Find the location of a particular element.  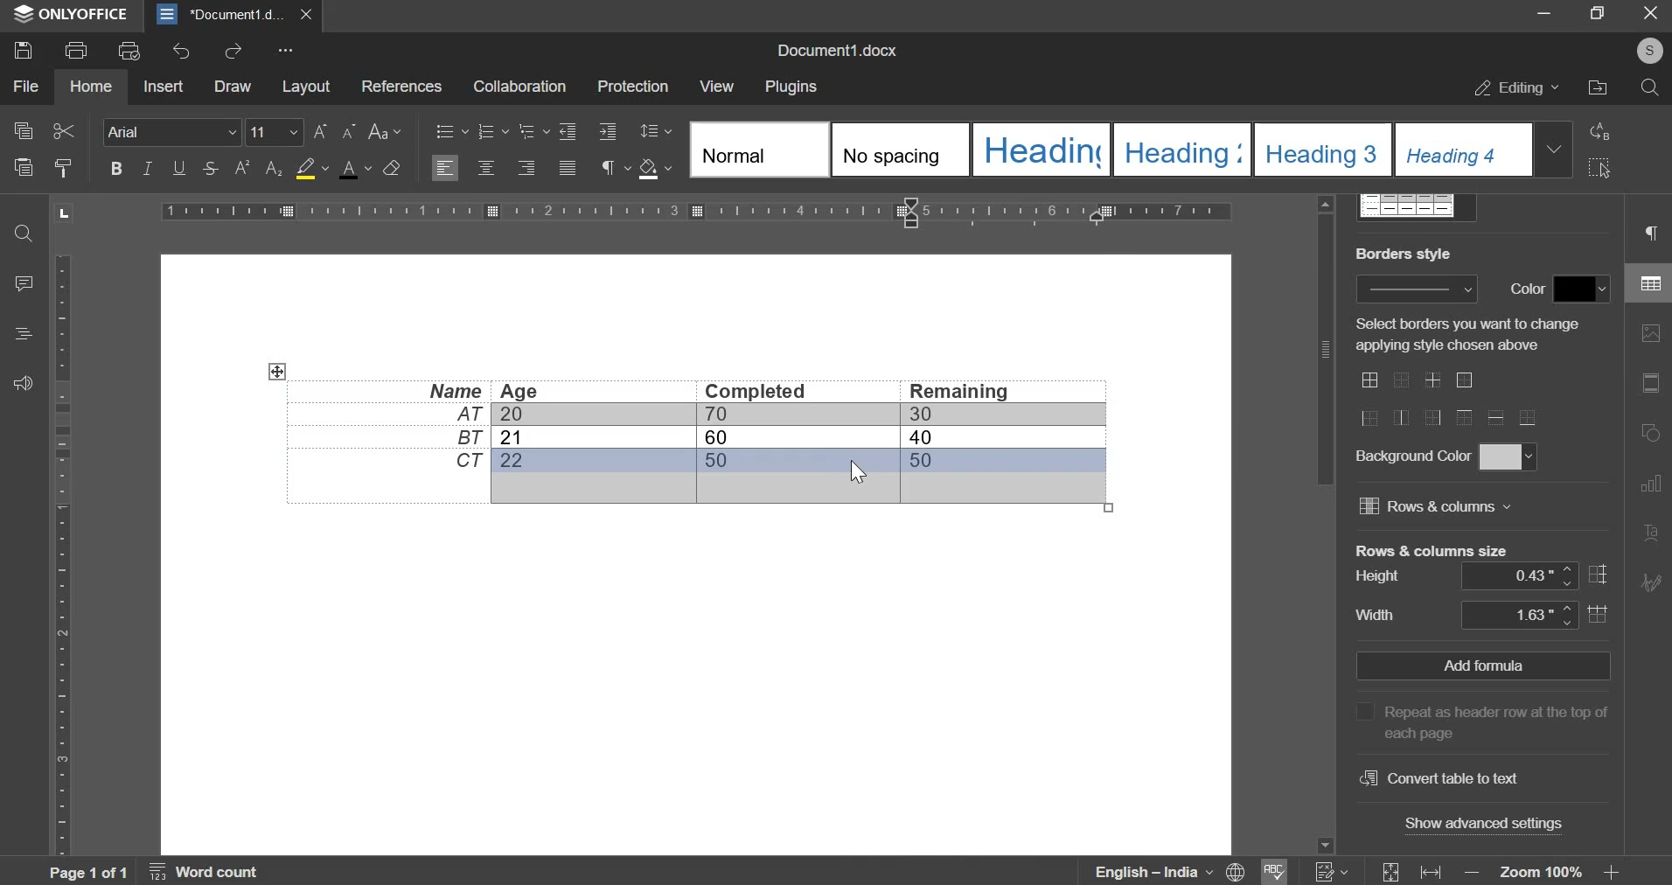

protection is located at coordinates (632, 87).